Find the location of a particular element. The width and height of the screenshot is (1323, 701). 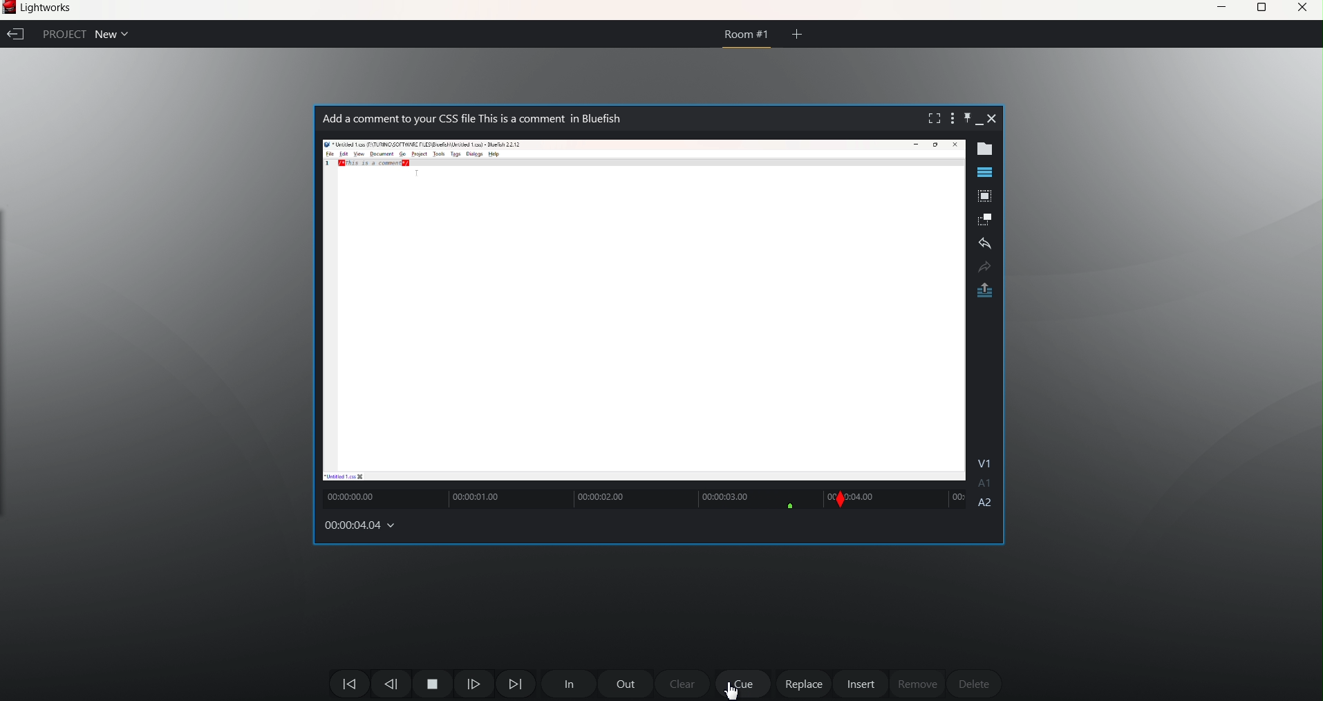

Cue Added is located at coordinates (795, 507).